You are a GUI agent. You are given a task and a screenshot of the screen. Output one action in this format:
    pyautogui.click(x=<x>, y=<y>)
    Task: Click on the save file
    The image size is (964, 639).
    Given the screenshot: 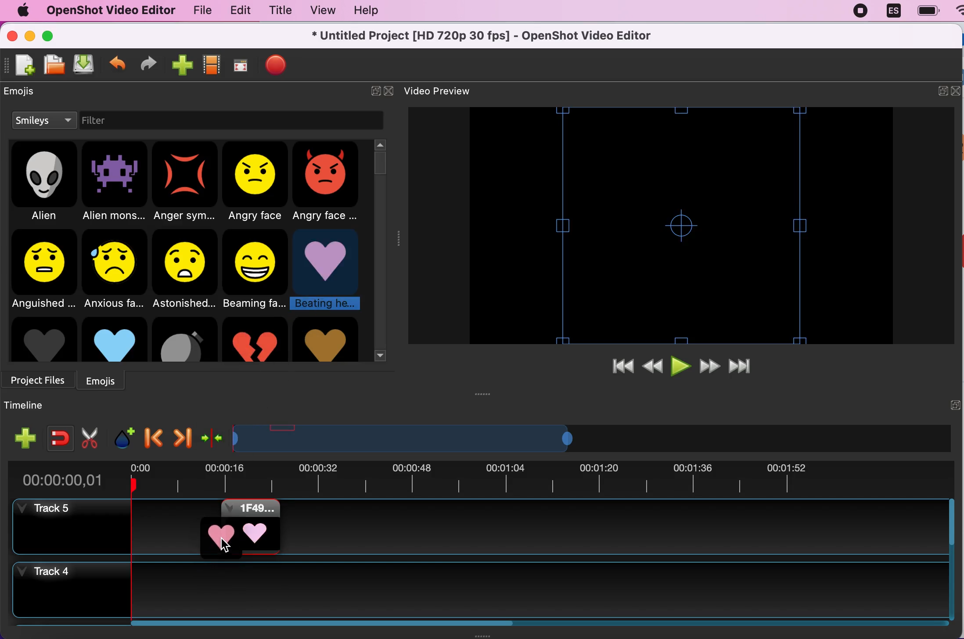 What is the action you would take?
    pyautogui.click(x=84, y=65)
    